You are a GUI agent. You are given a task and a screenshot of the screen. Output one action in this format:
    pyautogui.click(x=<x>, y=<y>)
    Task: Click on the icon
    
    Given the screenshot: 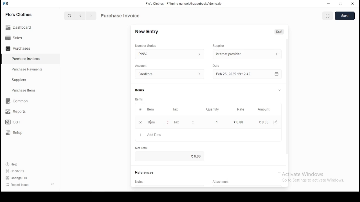 What is the action you would take?
    pyautogui.click(x=6, y=4)
    